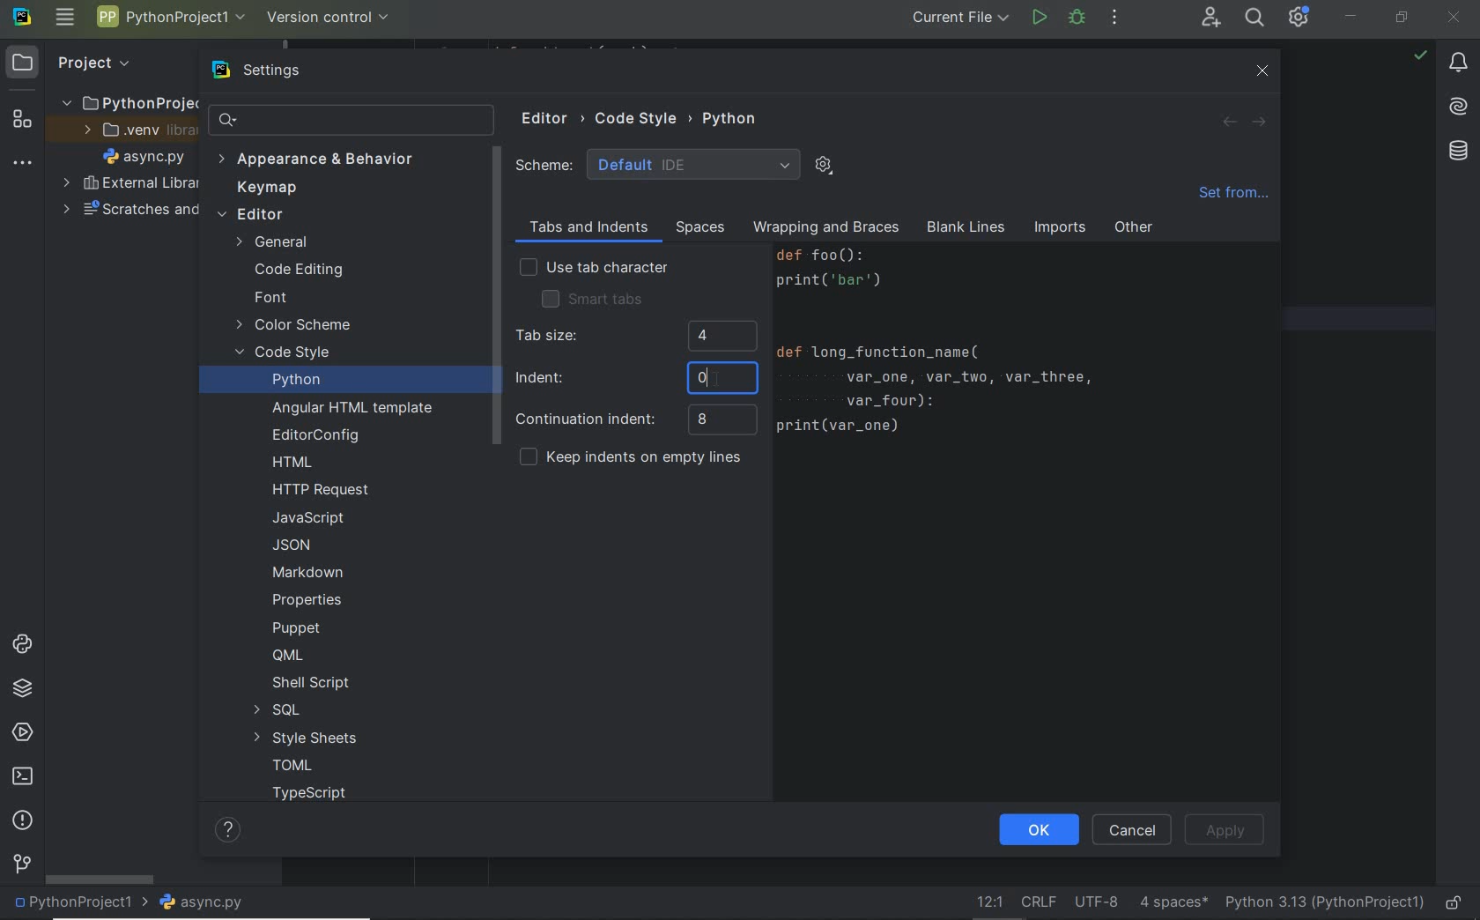 This screenshot has width=1480, height=920. Describe the element at coordinates (290, 767) in the screenshot. I see `TOML` at that location.